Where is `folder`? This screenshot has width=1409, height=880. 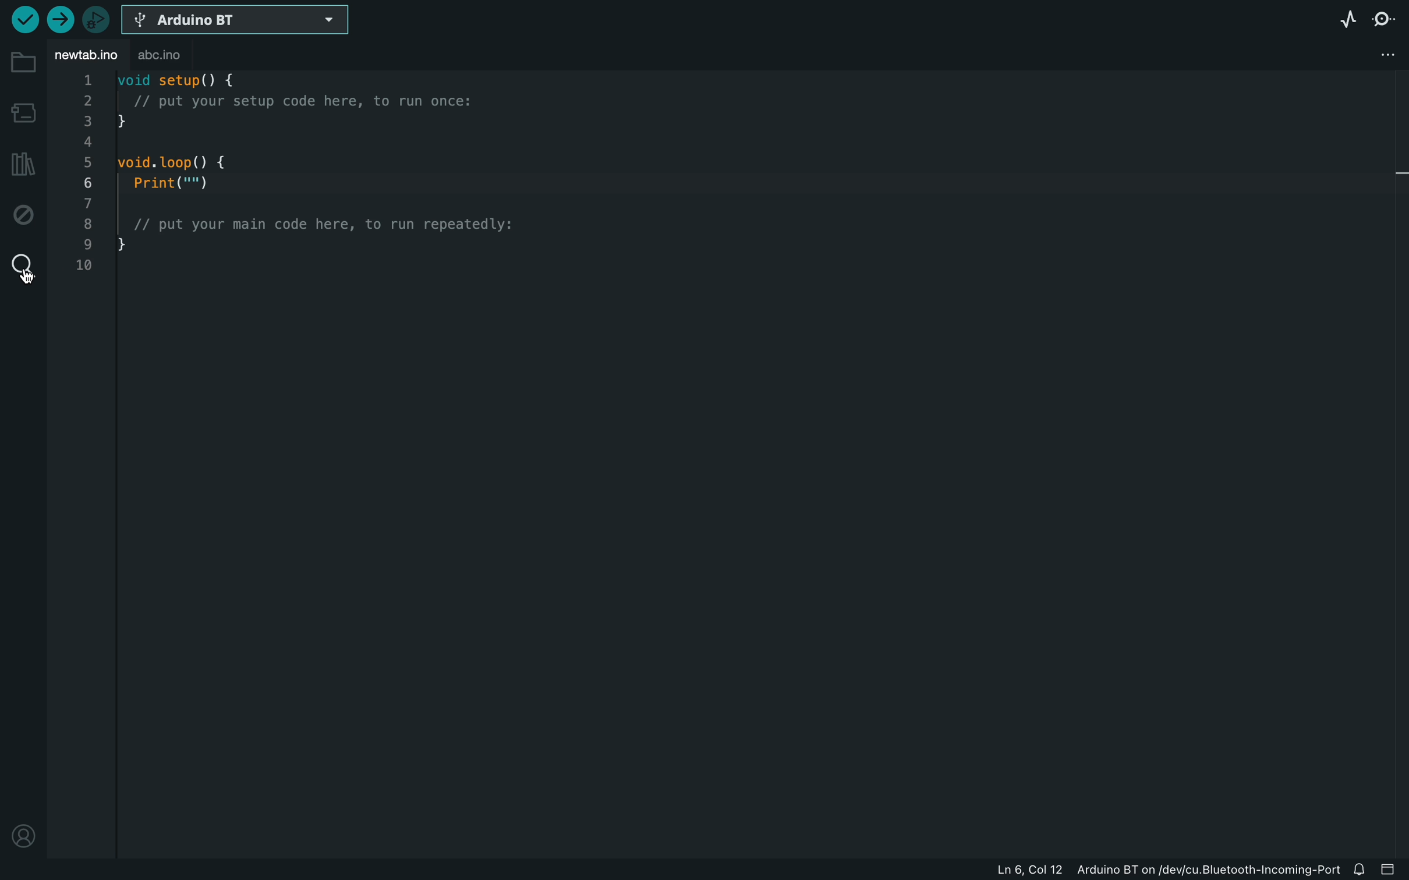
folder is located at coordinates (24, 63).